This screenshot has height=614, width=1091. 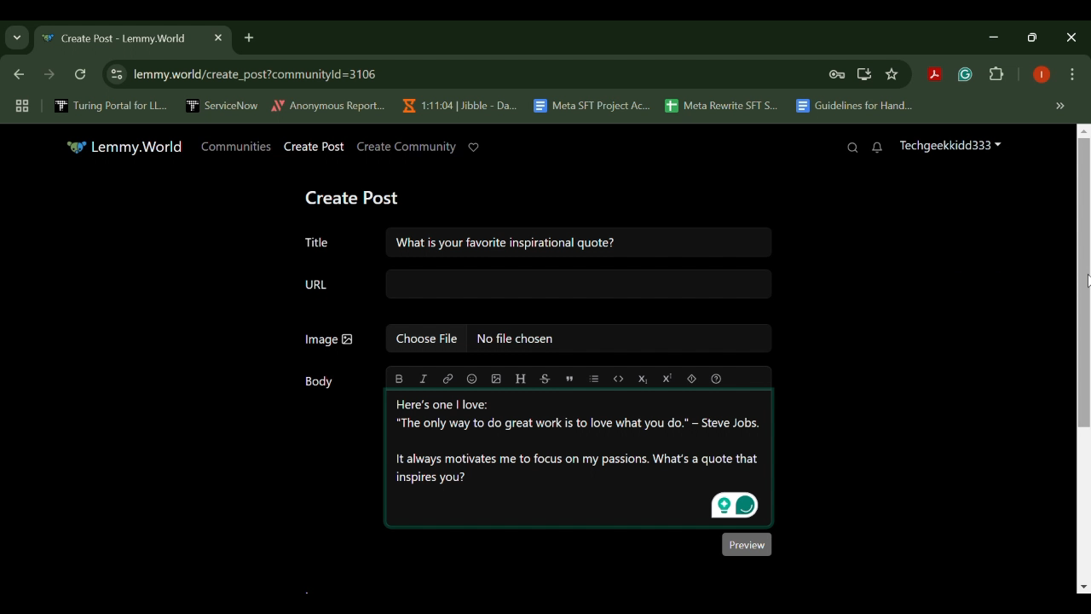 What do you see at coordinates (934, 75) in the screenshot?
I see `Acrobat Extension` at bounding box center [934, 75].